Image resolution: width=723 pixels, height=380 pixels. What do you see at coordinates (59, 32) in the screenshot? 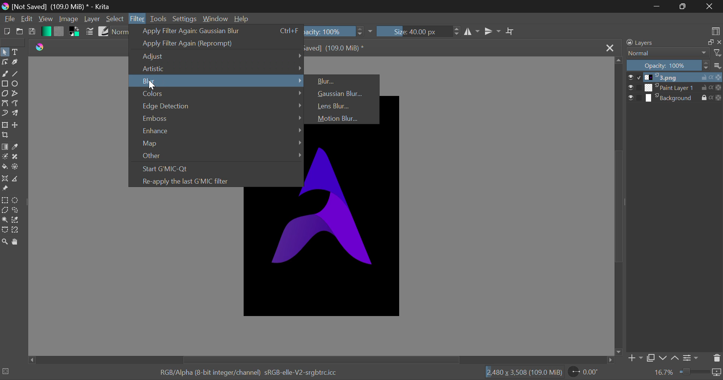
I see `Pattern` at bounding box center [59, 32].